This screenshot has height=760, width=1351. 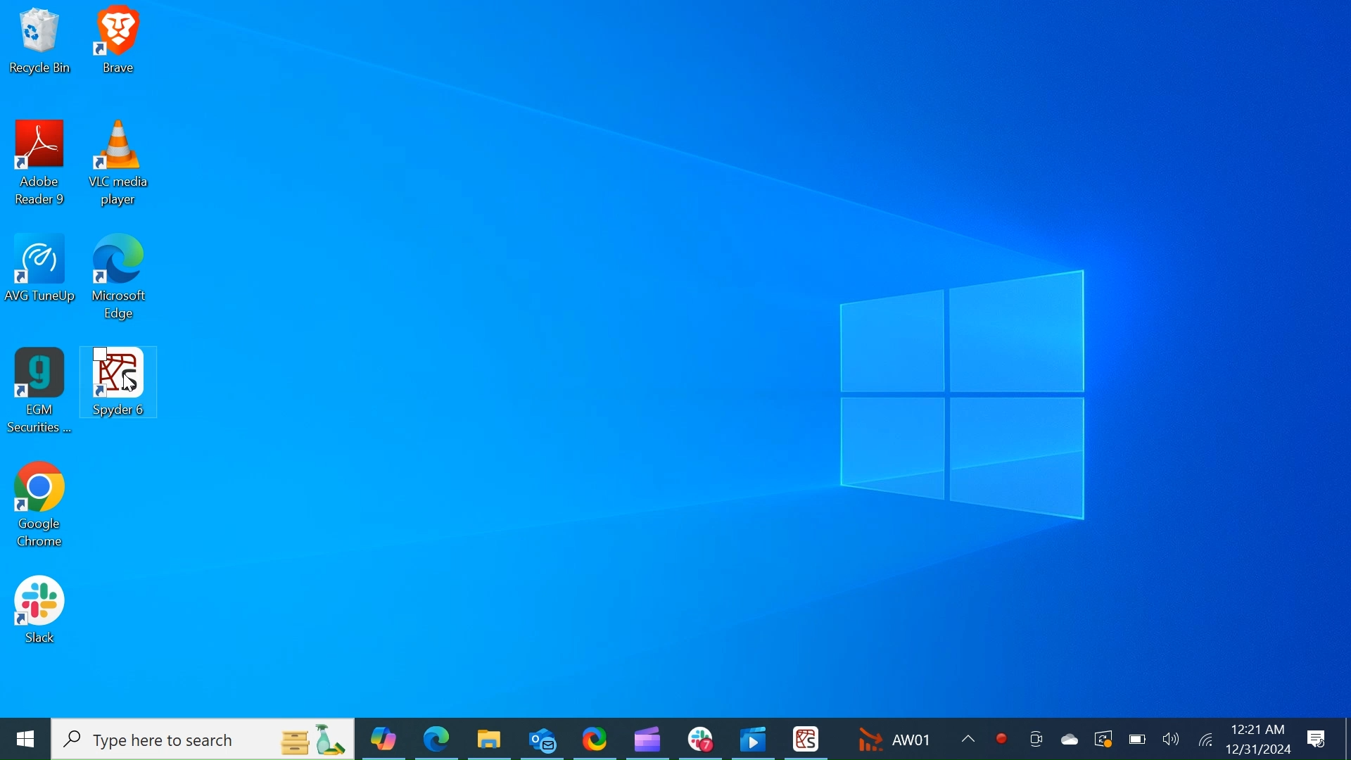 I want to click on VLC Media Desktop Icon, so click(x=120, y=166).